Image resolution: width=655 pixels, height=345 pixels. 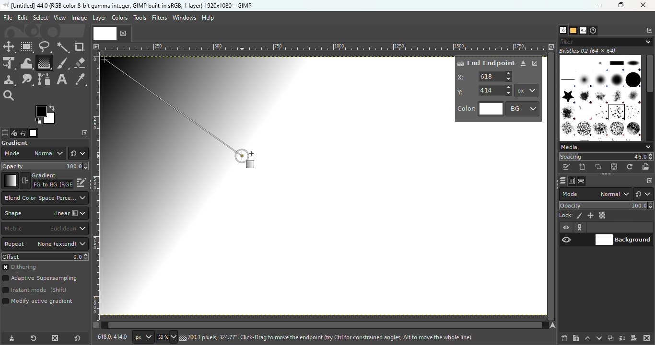 I want to click on Delete this brush, so click(x=615, y=166).